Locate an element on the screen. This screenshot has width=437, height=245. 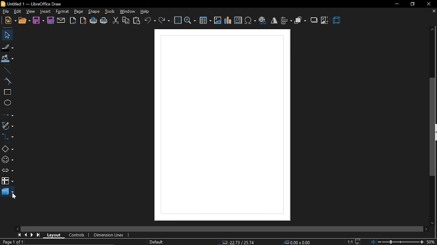
edit is located at coordinates (18, 12).